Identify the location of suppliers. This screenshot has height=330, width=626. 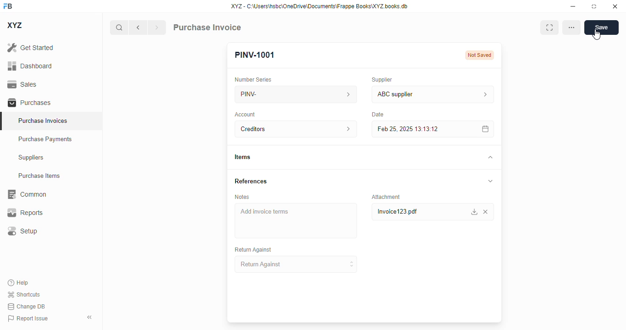
(32, 158).